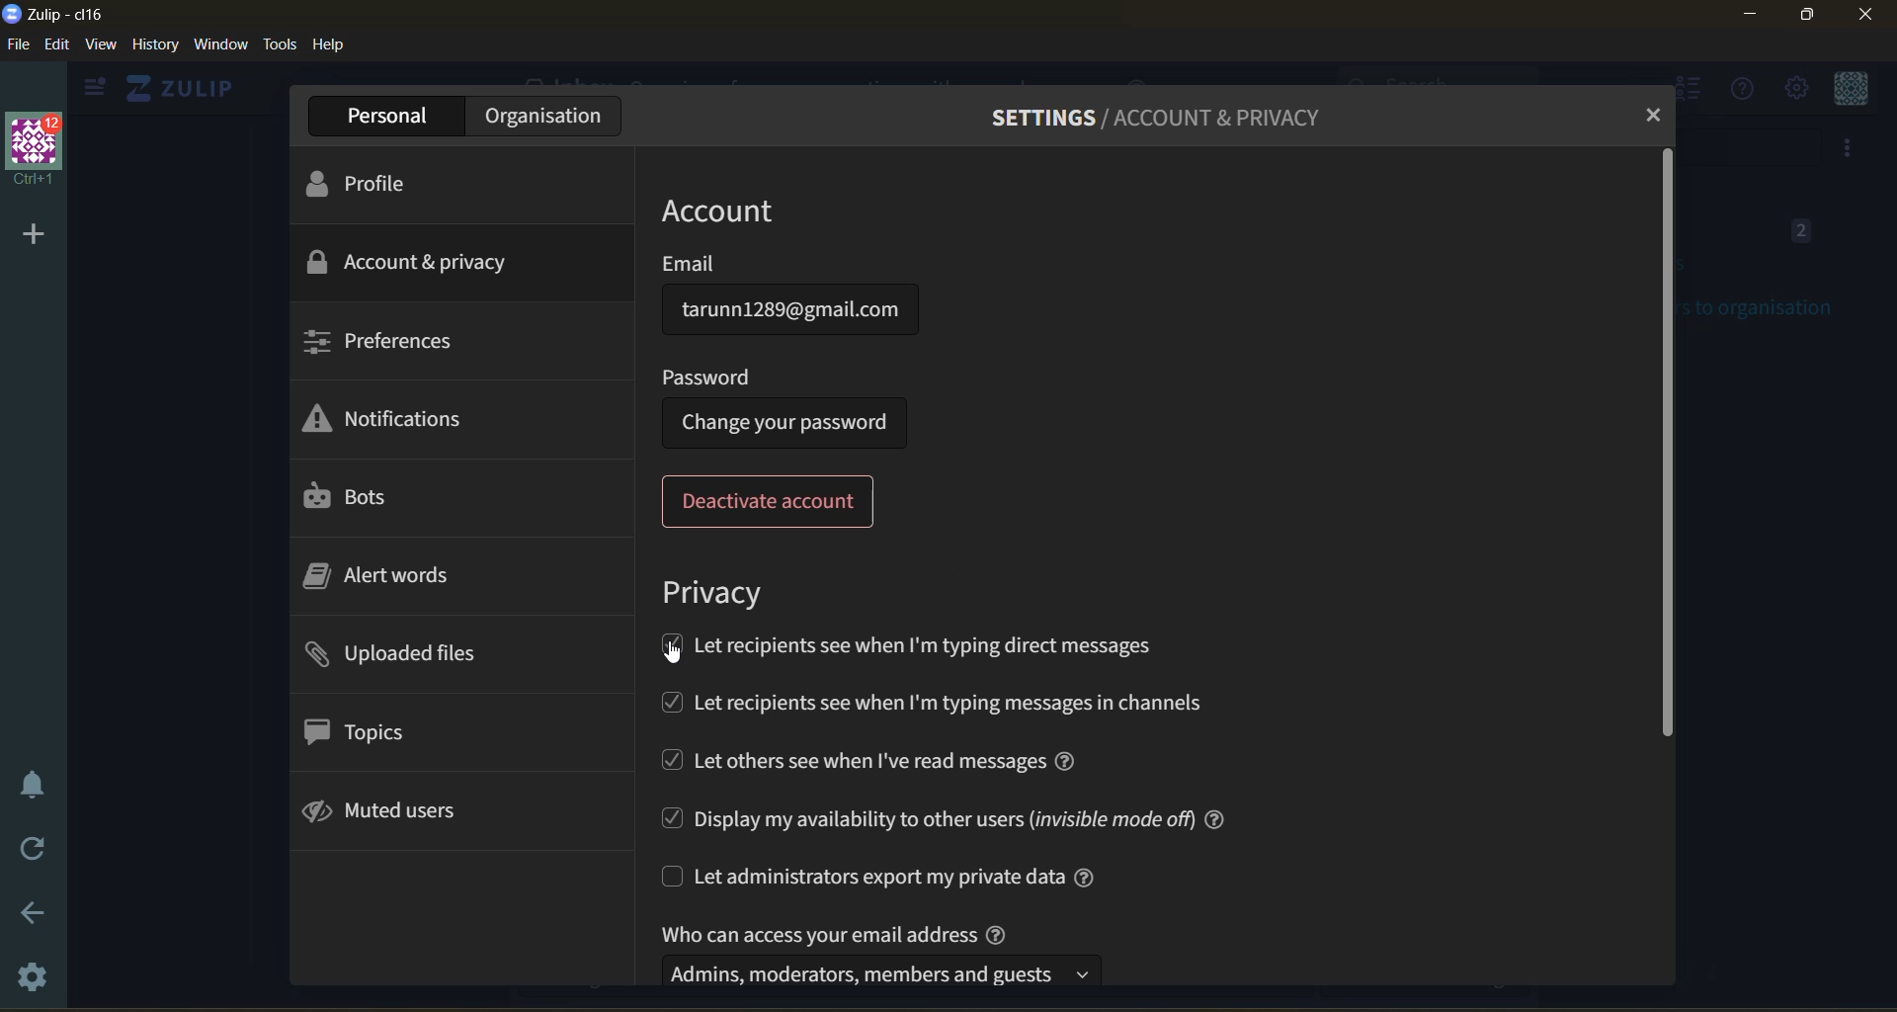 The image size is (1897, 1012). Describe the element at coordinates (887, 952) in the screenshot. I see `who can access your email address` at that location.